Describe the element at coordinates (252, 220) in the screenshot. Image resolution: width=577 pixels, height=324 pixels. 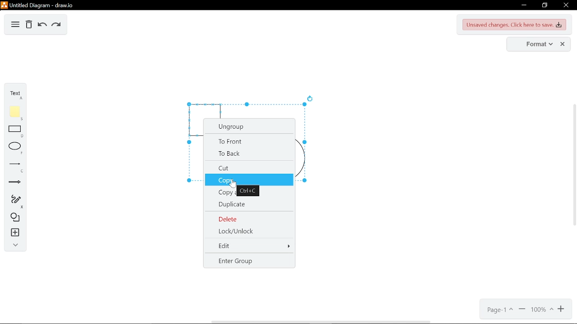
I see `delete` at that location.